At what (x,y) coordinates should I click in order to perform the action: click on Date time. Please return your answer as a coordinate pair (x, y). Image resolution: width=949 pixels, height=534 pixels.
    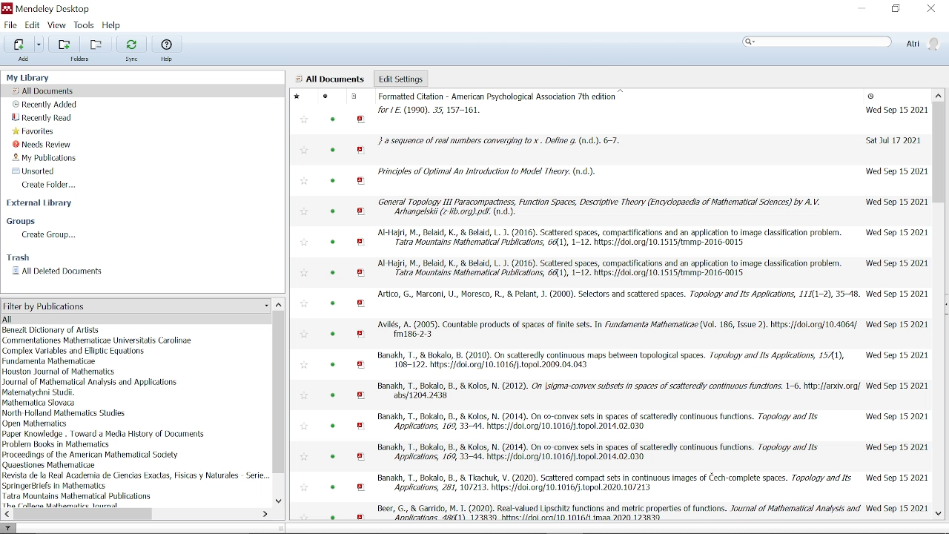
    Looking at the image, I should click on (896, 232).